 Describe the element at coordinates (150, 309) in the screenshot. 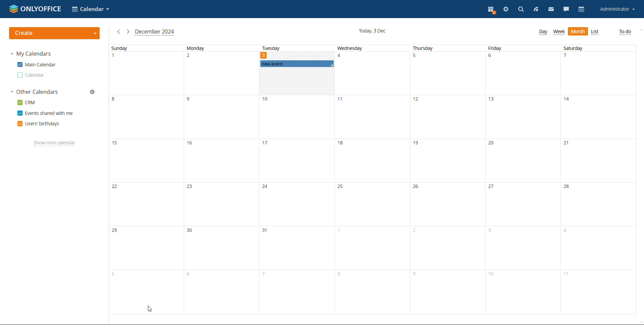

I see `cursor` at that location.